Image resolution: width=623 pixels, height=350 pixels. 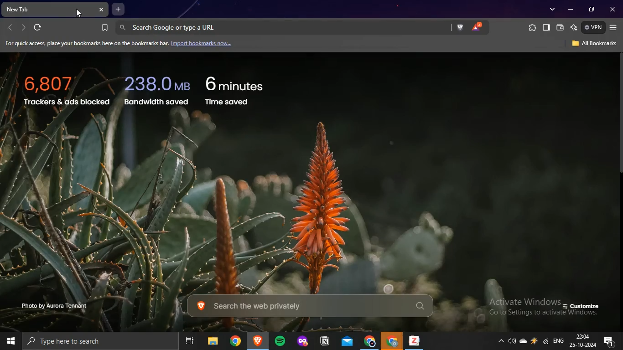 What do you see at coordinates (306, 307) in the screenshot?
I see `search the web privately` at bounding box center [306, 307].